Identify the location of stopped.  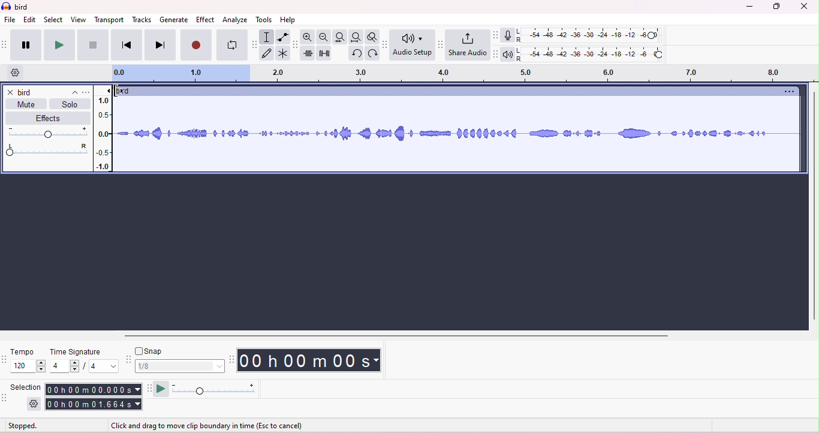
(23, 426).